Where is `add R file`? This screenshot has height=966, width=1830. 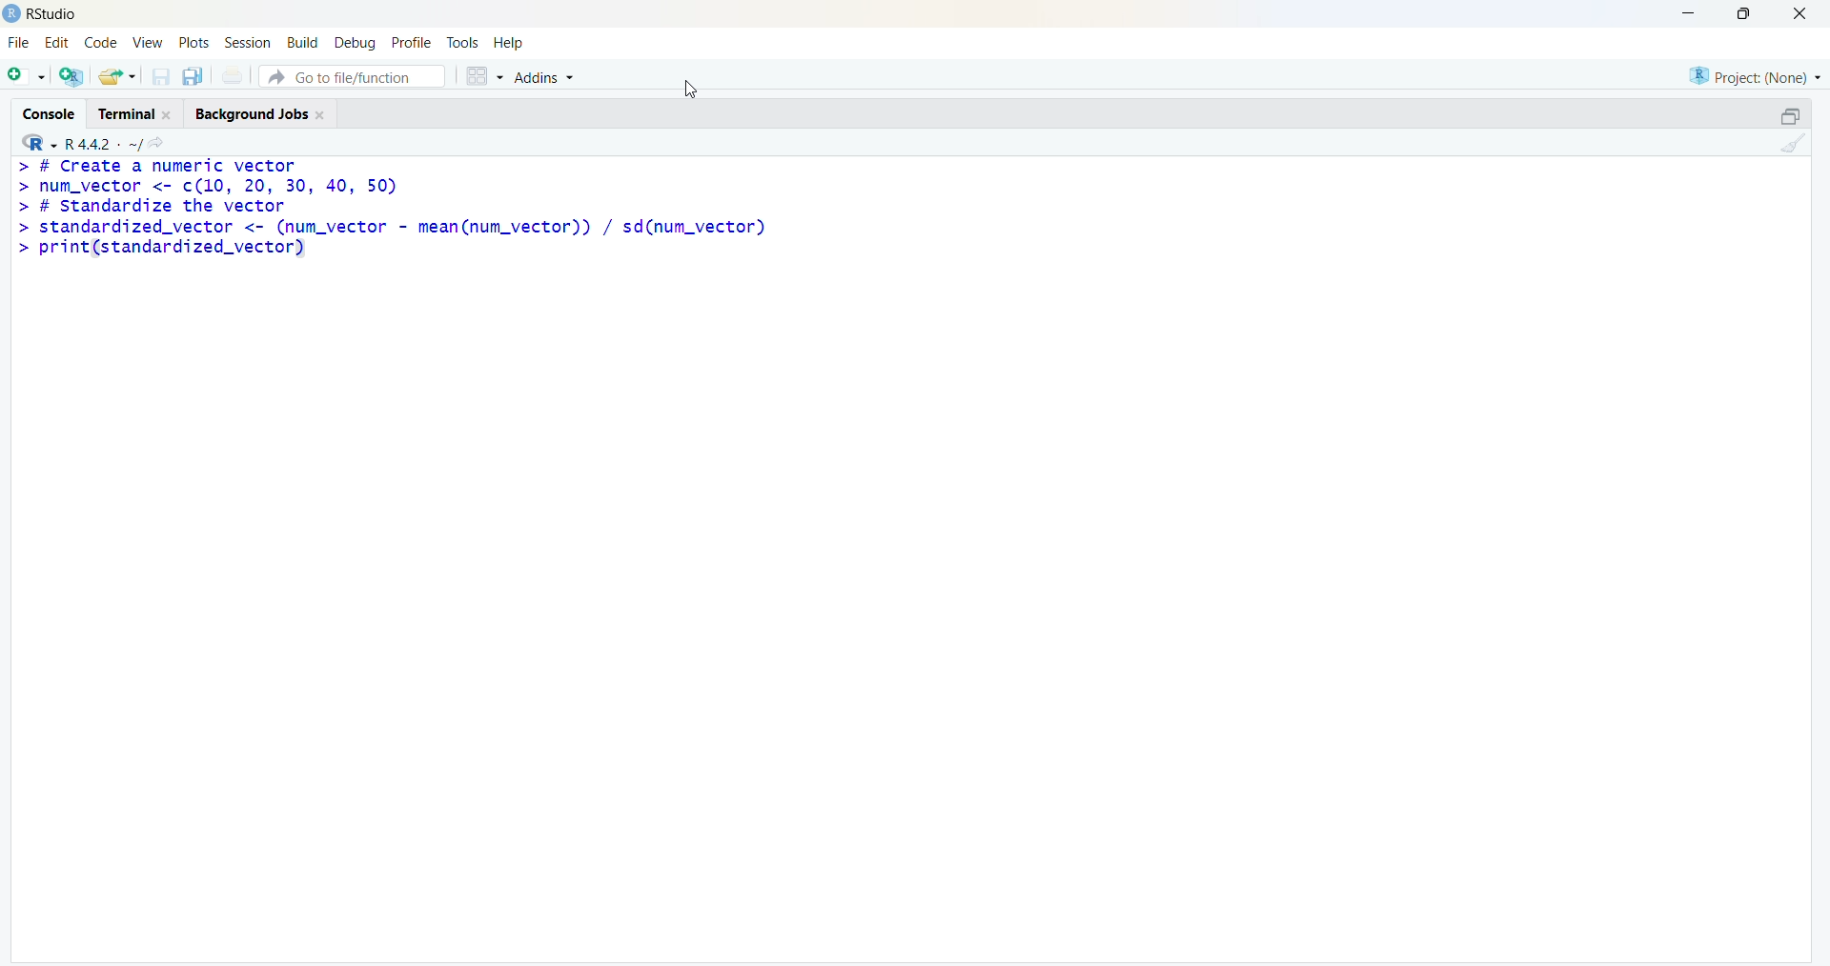
add R file is located at coordinates (72, 77).